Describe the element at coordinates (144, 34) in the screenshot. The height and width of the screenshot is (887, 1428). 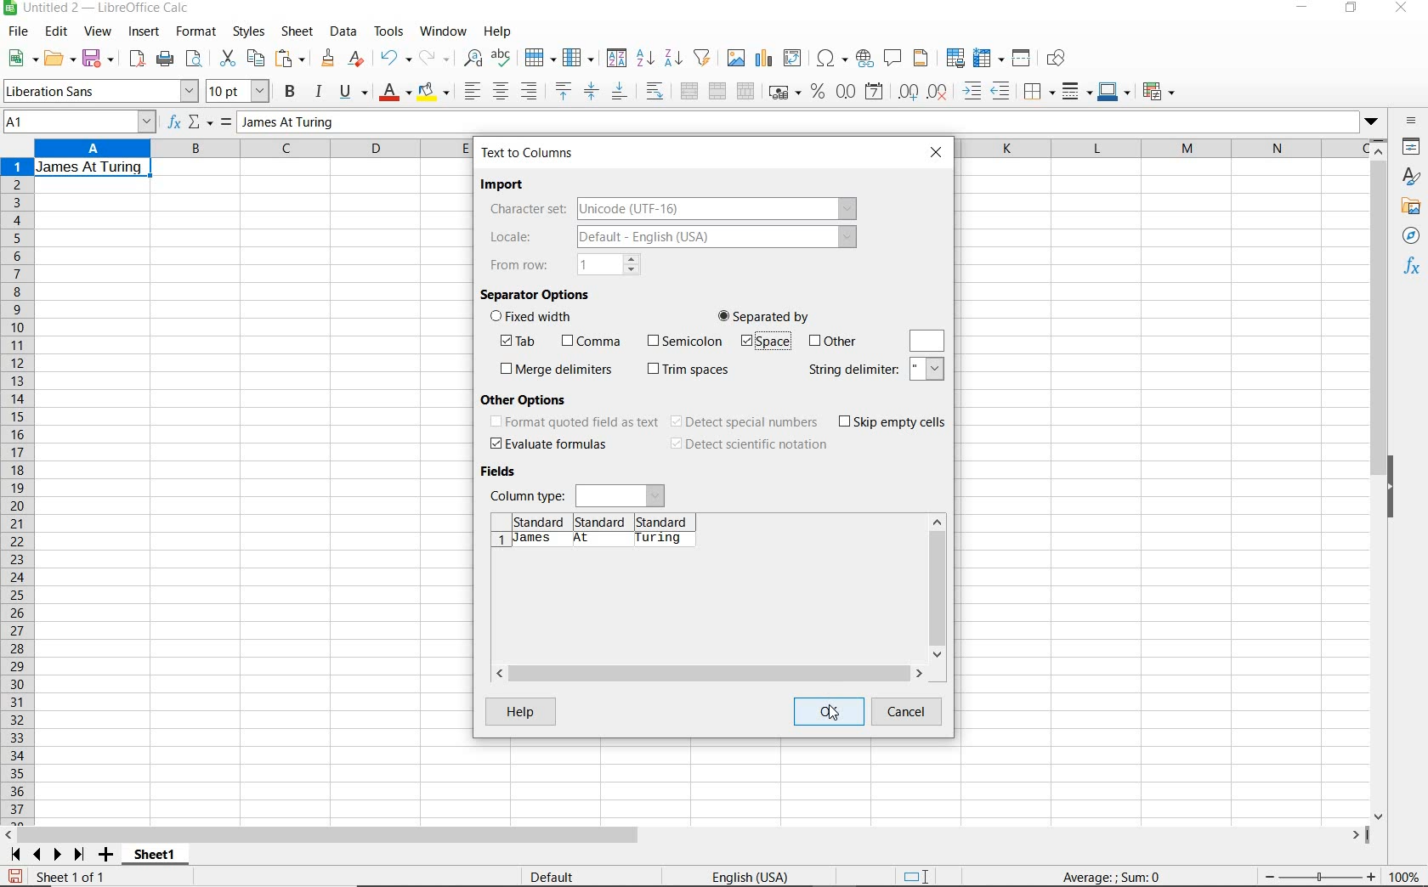
I see `insert` at that location.